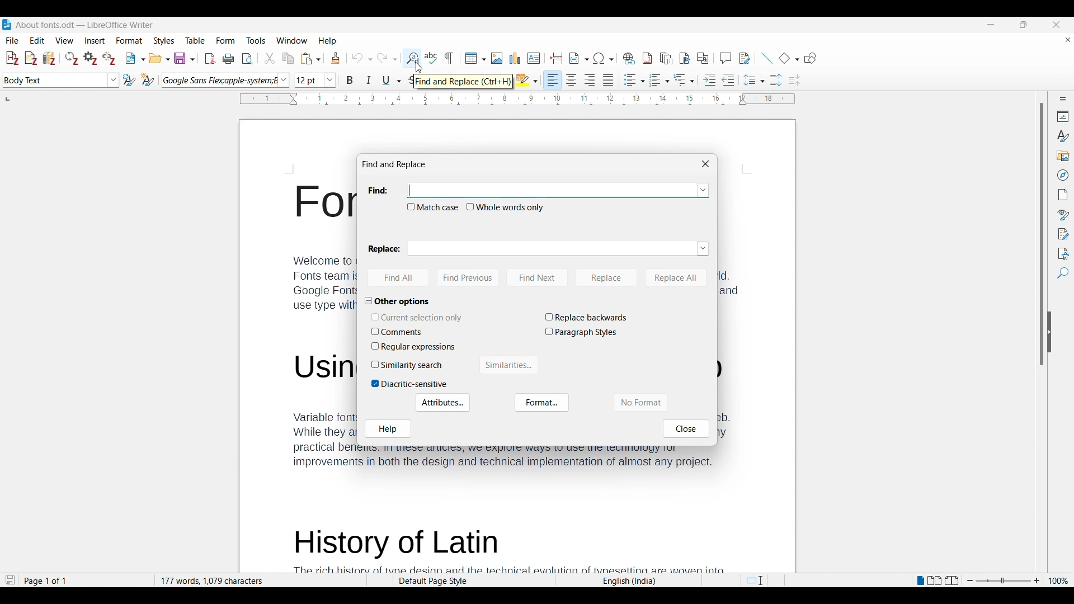  Describe the element at coordinates (475, 58) in the screenshot. I see `Insert table` at that location.